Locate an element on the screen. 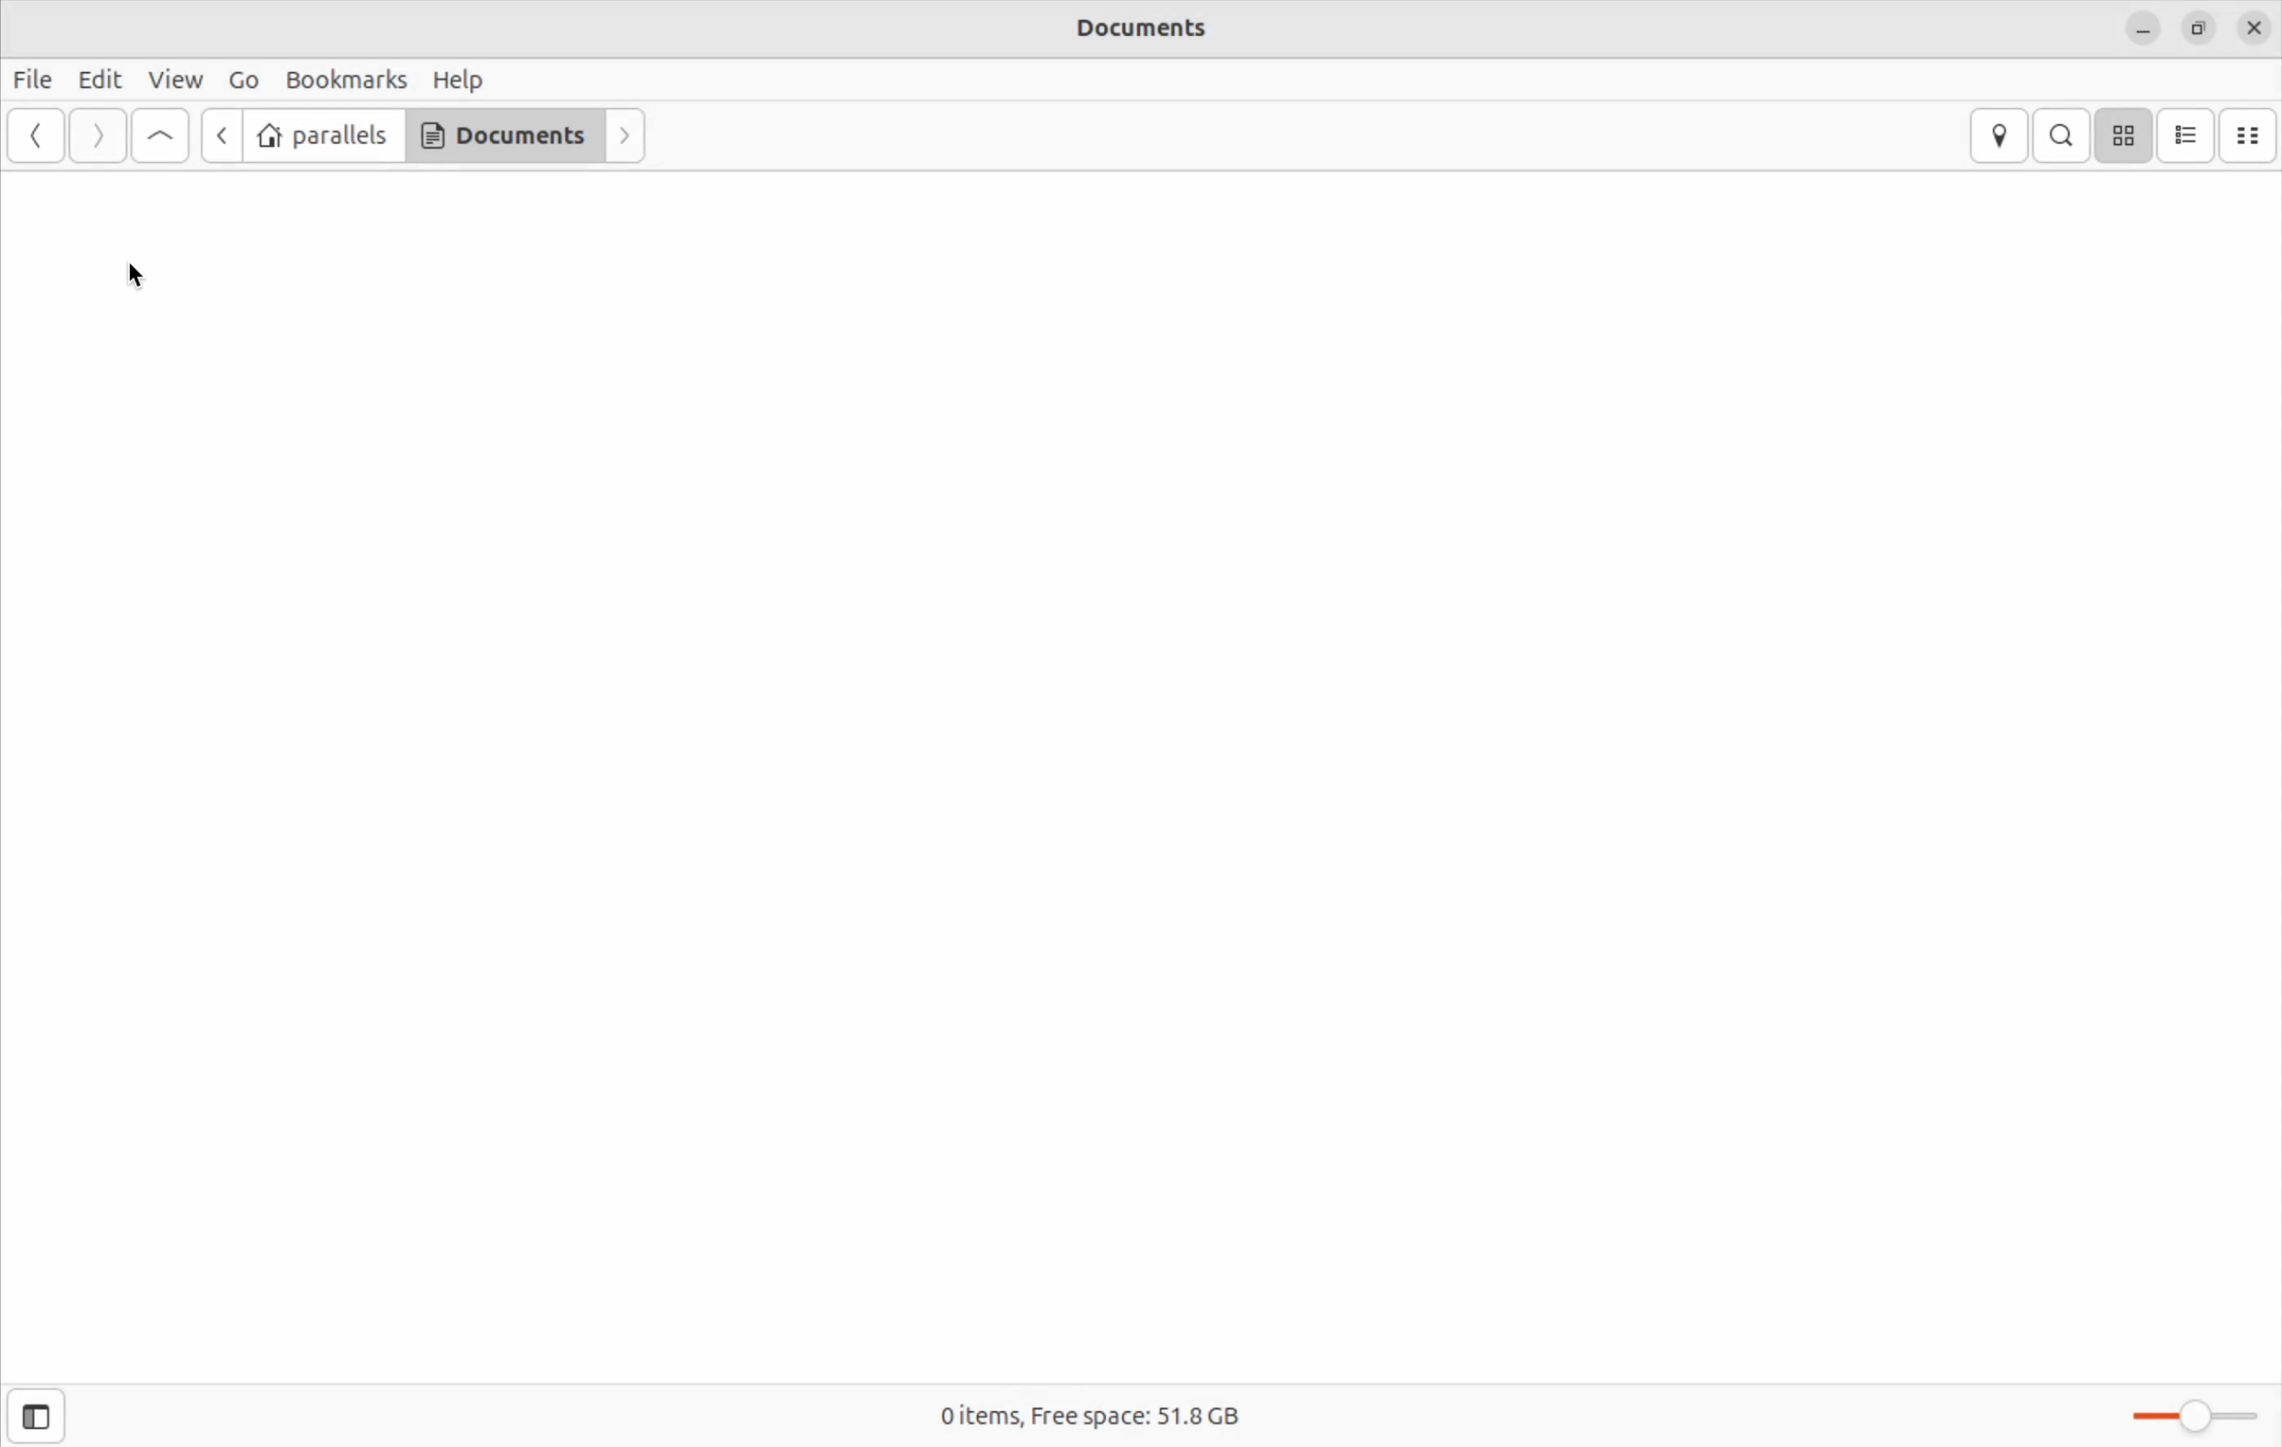 This screenshot has width=2282, height=1447. Bookmarks is located at coordinates (347, 79).